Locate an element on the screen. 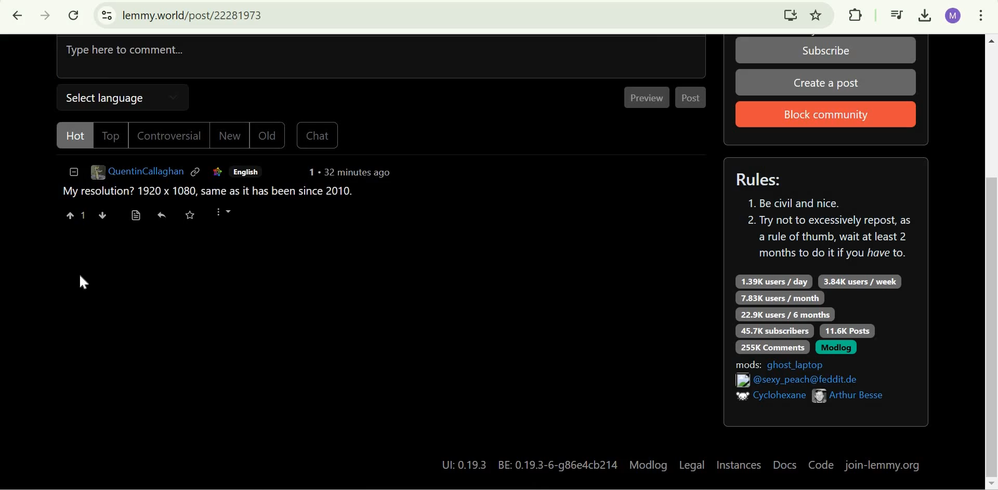 This screenshot has width=998, height=490. My resolution? 1920 x 1080, same as it has been since 2010. is located at coordinates (204, 192).